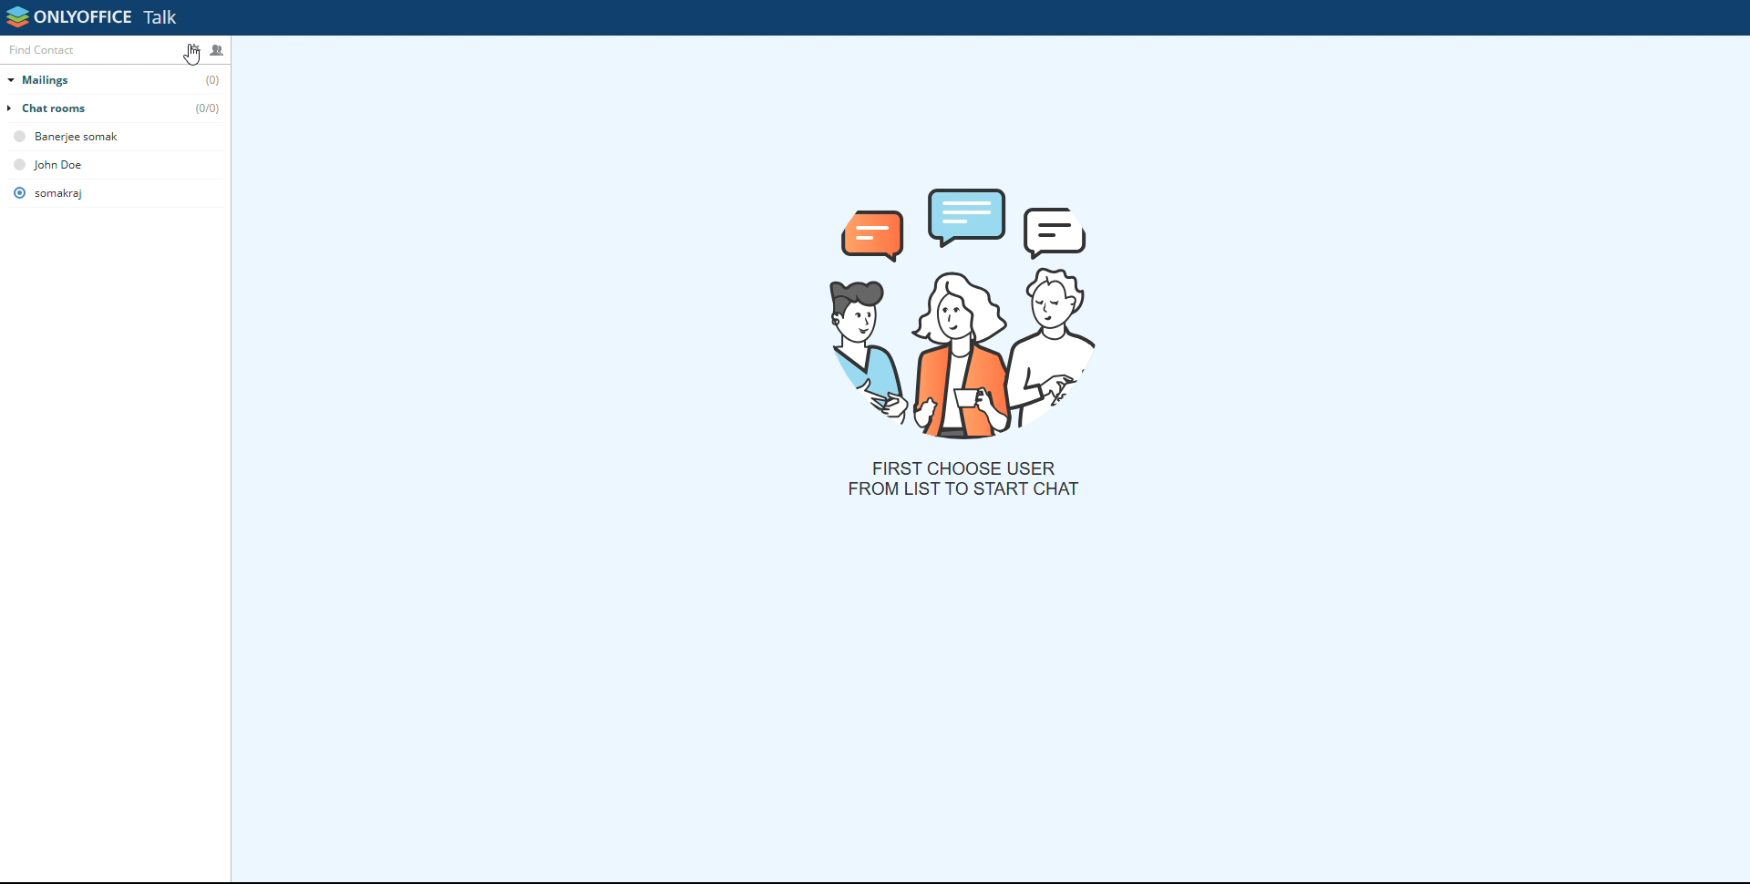 This screenshot has width=1750, height=884. Describe the element at coordinates (115, 108) in the screenshot. I see `chat rooms` at that location.